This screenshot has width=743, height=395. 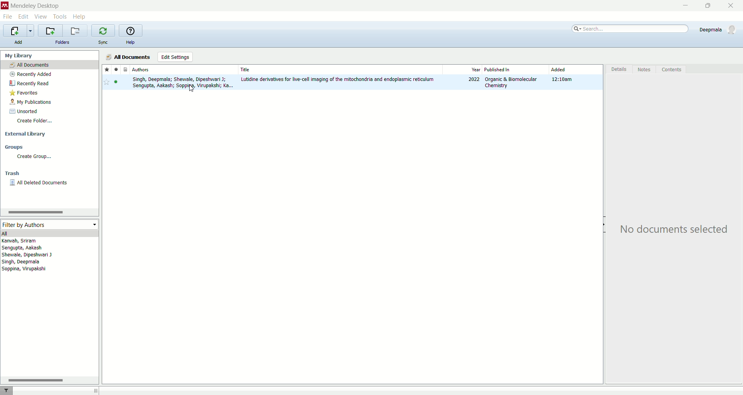 What do you see at coordinates (41, 16) in the screenshot?
I see `view` at bounding box center [41, 16].